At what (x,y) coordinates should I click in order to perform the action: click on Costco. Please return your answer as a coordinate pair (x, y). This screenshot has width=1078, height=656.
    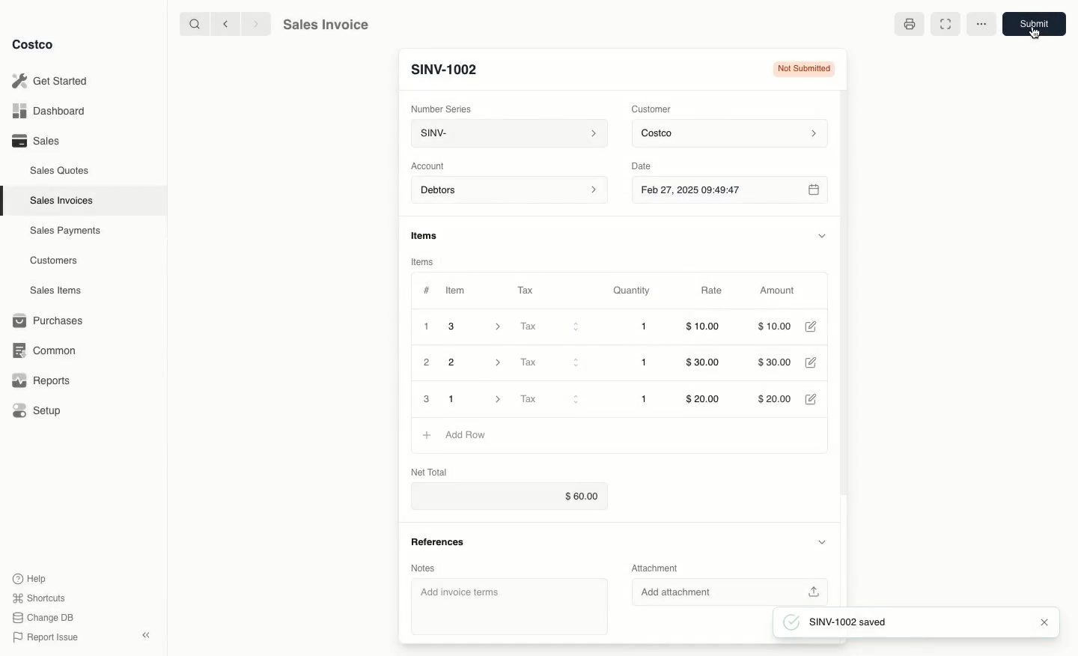
    Looking at the image, I should click on (34, 45).